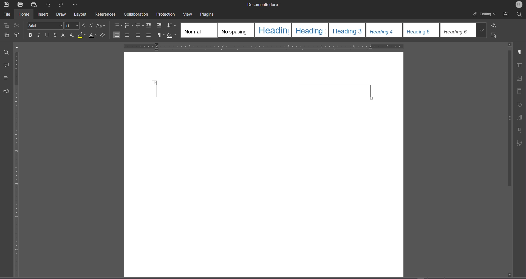 This screenshot has width=526, height=279. I want to click on Document Name, so click(264, 4).